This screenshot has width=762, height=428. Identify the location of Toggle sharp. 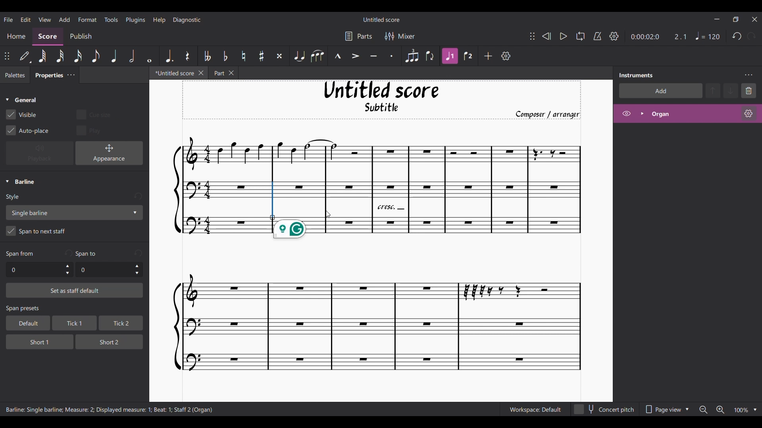
(262, 56).